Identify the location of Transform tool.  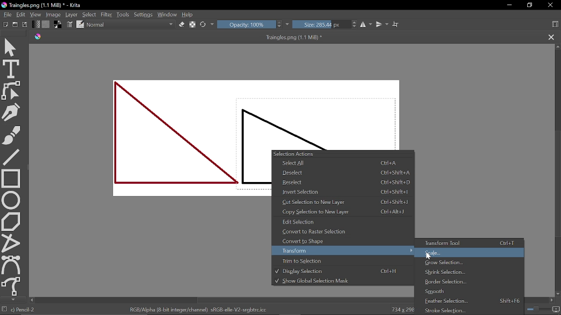
(469, 244).